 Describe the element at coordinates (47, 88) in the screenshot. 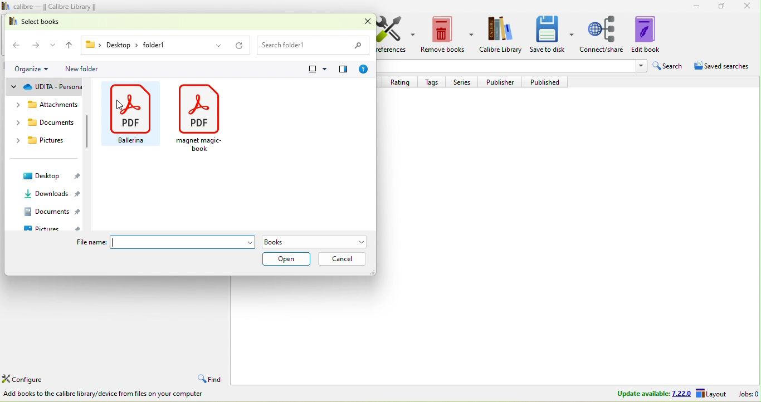

I see `udta-personal` at that location.